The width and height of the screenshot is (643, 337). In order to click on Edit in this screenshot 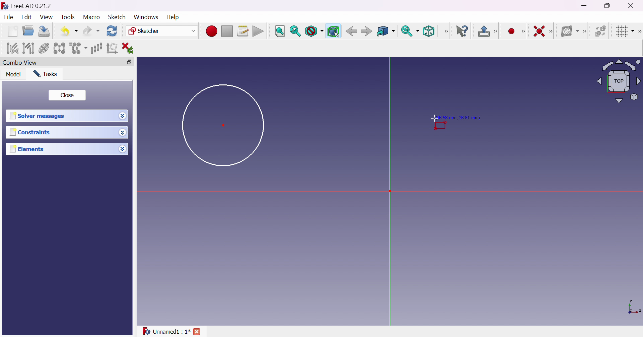, I will do `click(27, 18)`.